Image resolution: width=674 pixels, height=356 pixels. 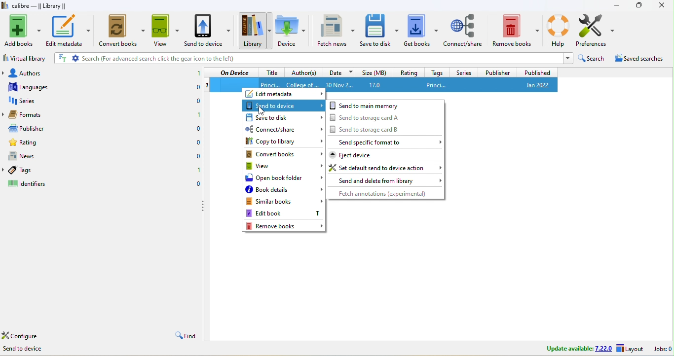 What do you see at coordinates (195, 102) in the screenshot?
I see `0` at bounding box center [195, 102].